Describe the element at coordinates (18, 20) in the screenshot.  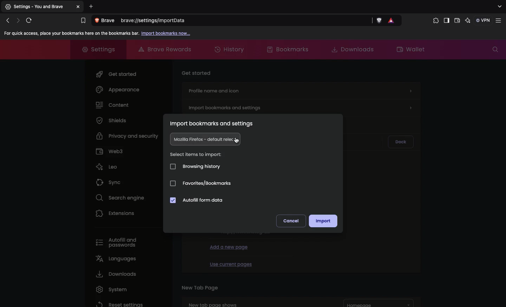
I see `Click to go forward, hold to see history` at that location.